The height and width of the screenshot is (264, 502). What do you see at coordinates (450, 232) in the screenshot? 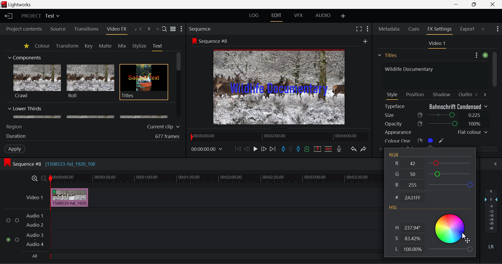
I see `Color Selector` at bounding box center [450, 232].